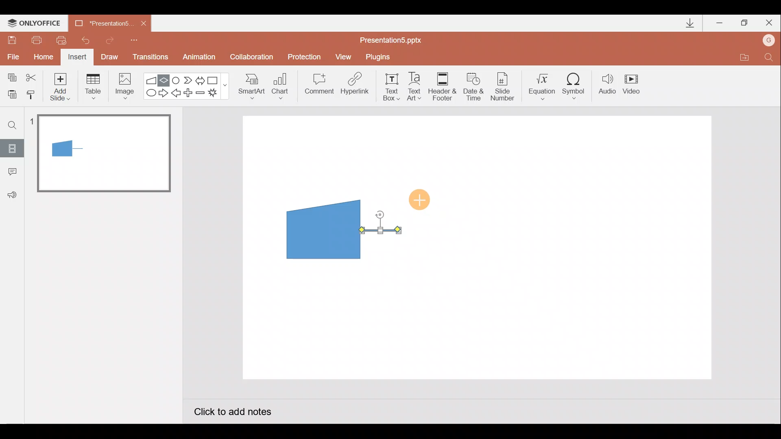 The image size is (781, 439). I want to click on Symbol, so click(577, 86).